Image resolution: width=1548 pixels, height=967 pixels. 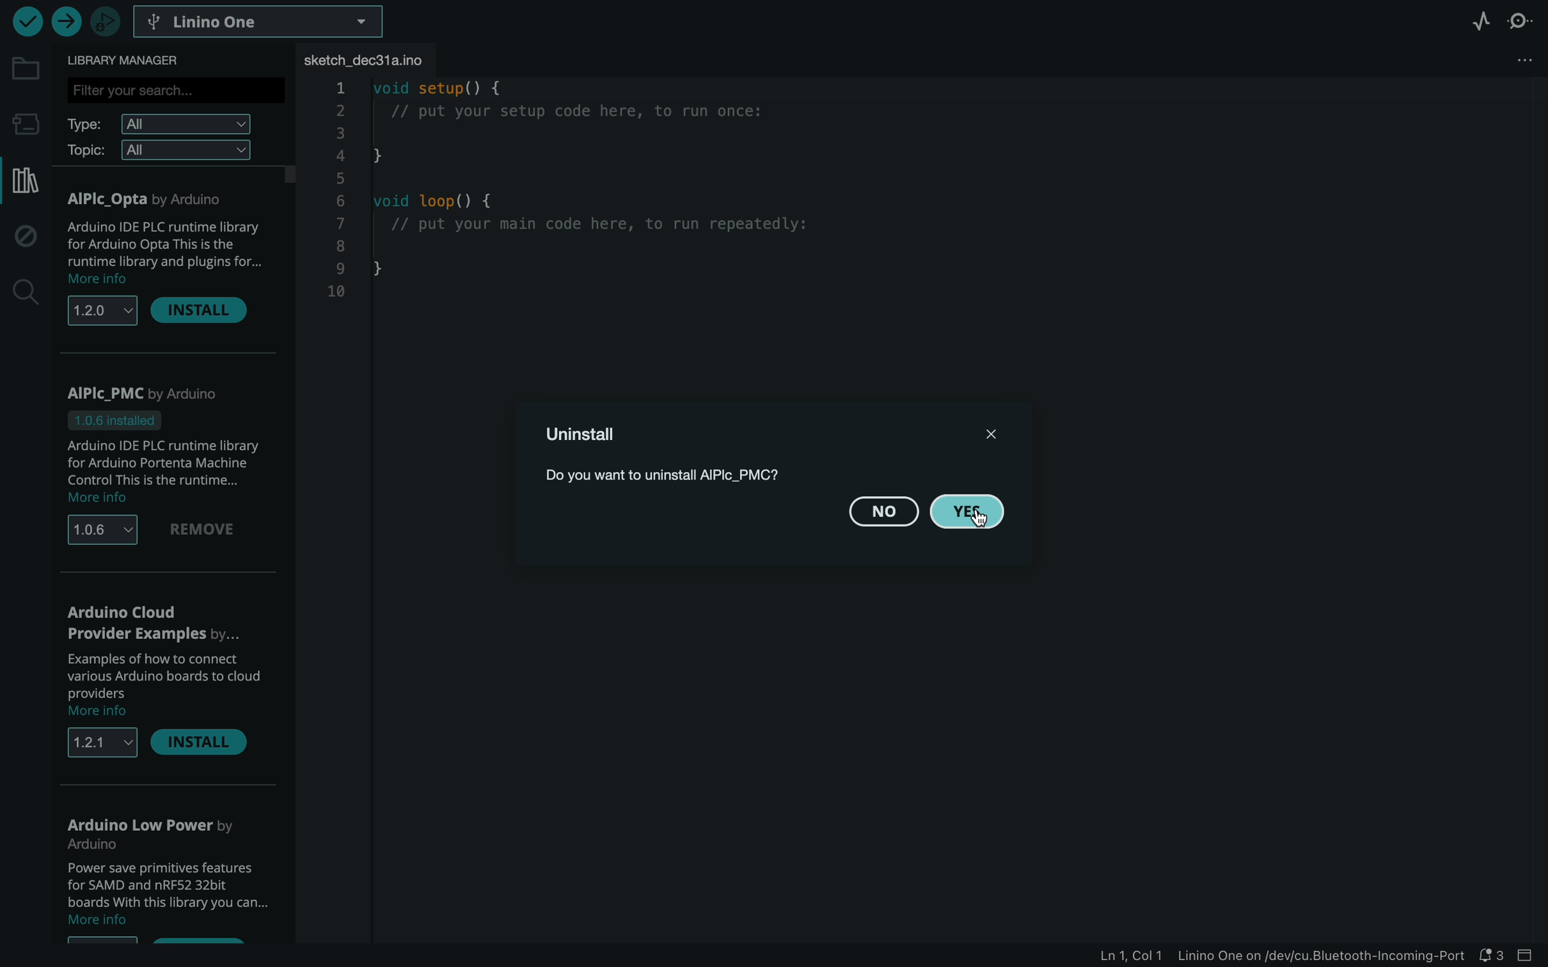 What do you see at coordinates (976, 520) in the screenshot?
I see `cursor` at bounding box center [976, 520].